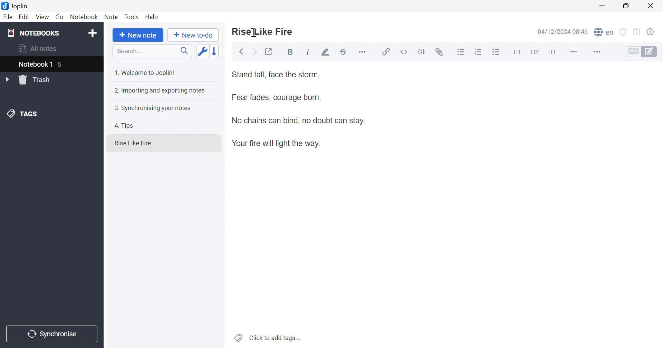 This screenshot has height=348, width=663. Describe the element at coordinates (155, 109) in the screenshot. I see `3. Synchronising your notes` at that location.